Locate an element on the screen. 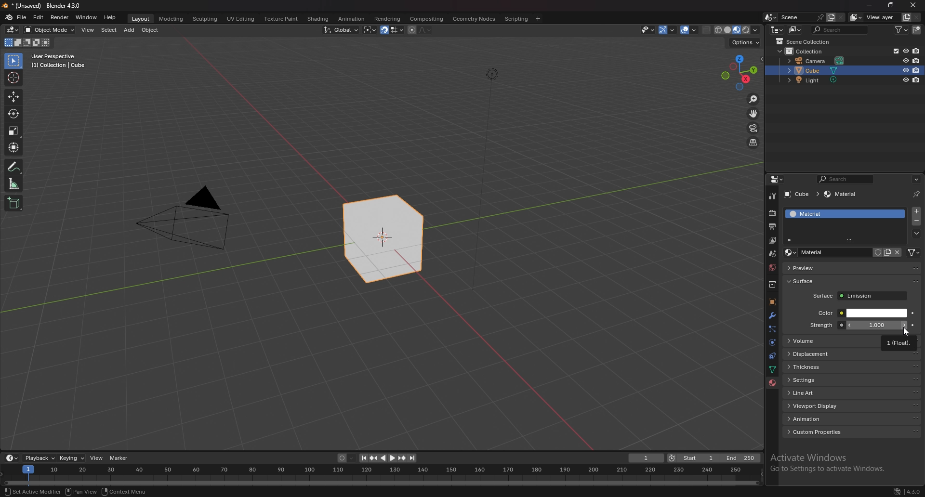 This screenshot has height=497, width=925. world is located at coordinates (773, 266).